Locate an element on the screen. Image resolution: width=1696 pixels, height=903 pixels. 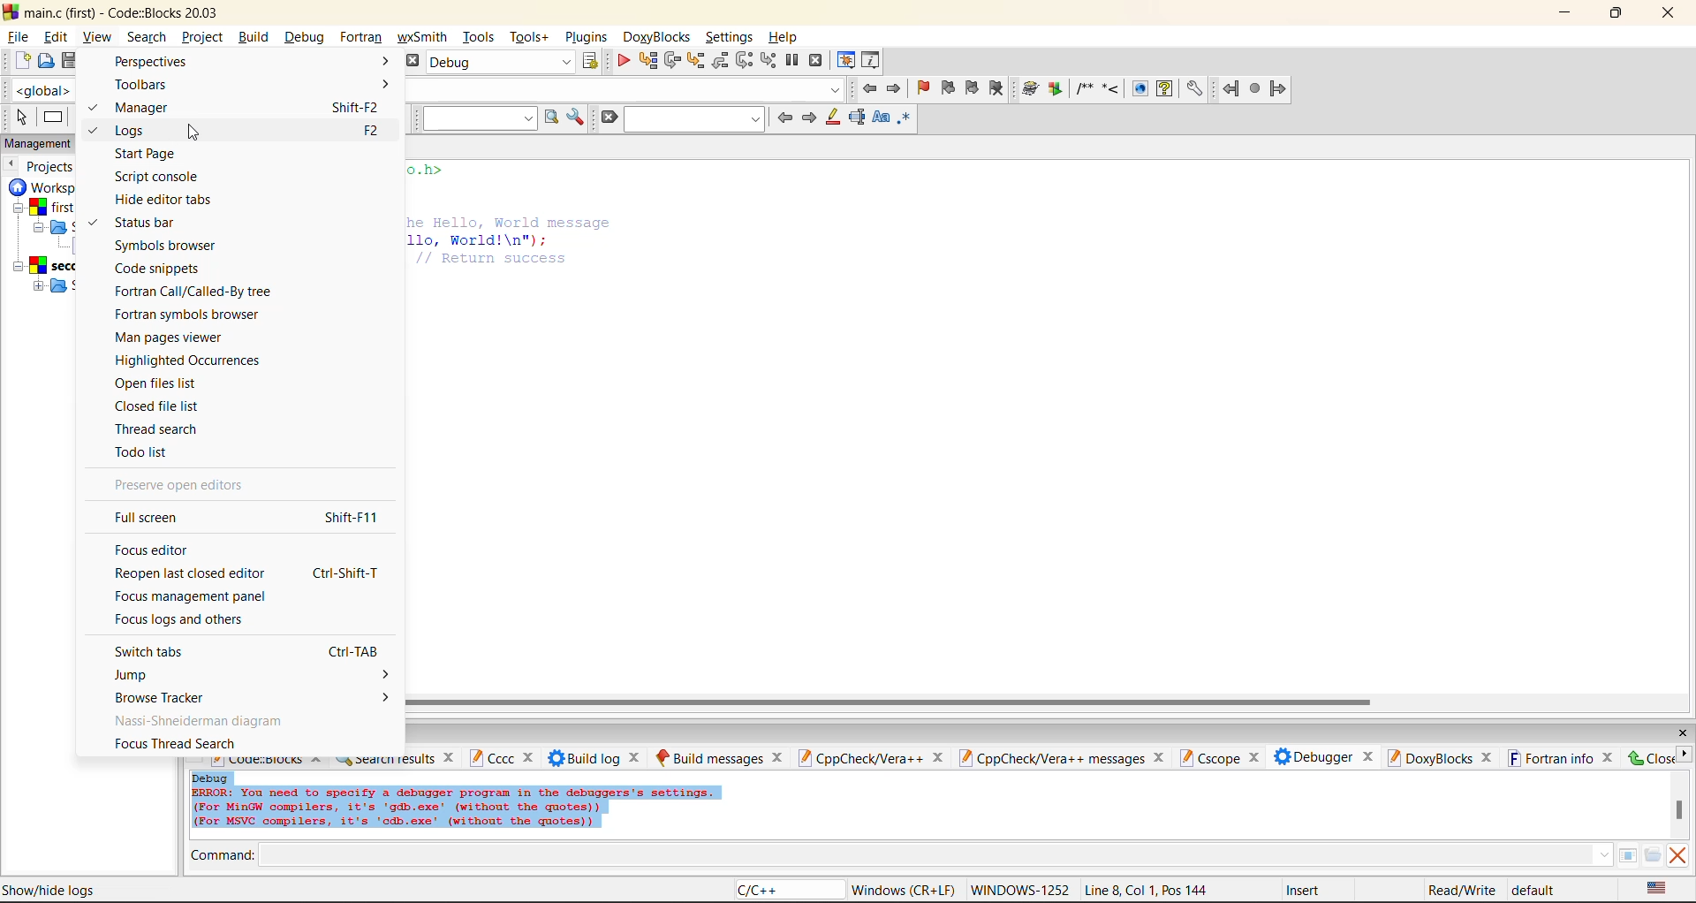
Extract is located at coordinates (1057, 90).